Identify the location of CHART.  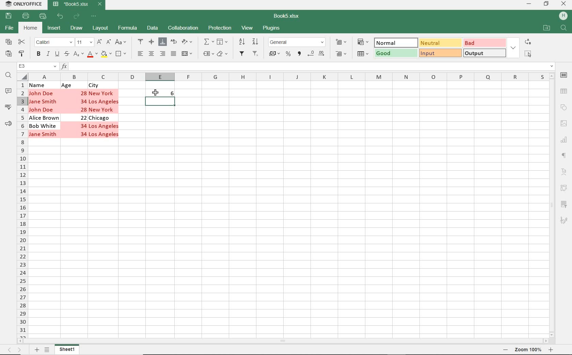
(565, 139).